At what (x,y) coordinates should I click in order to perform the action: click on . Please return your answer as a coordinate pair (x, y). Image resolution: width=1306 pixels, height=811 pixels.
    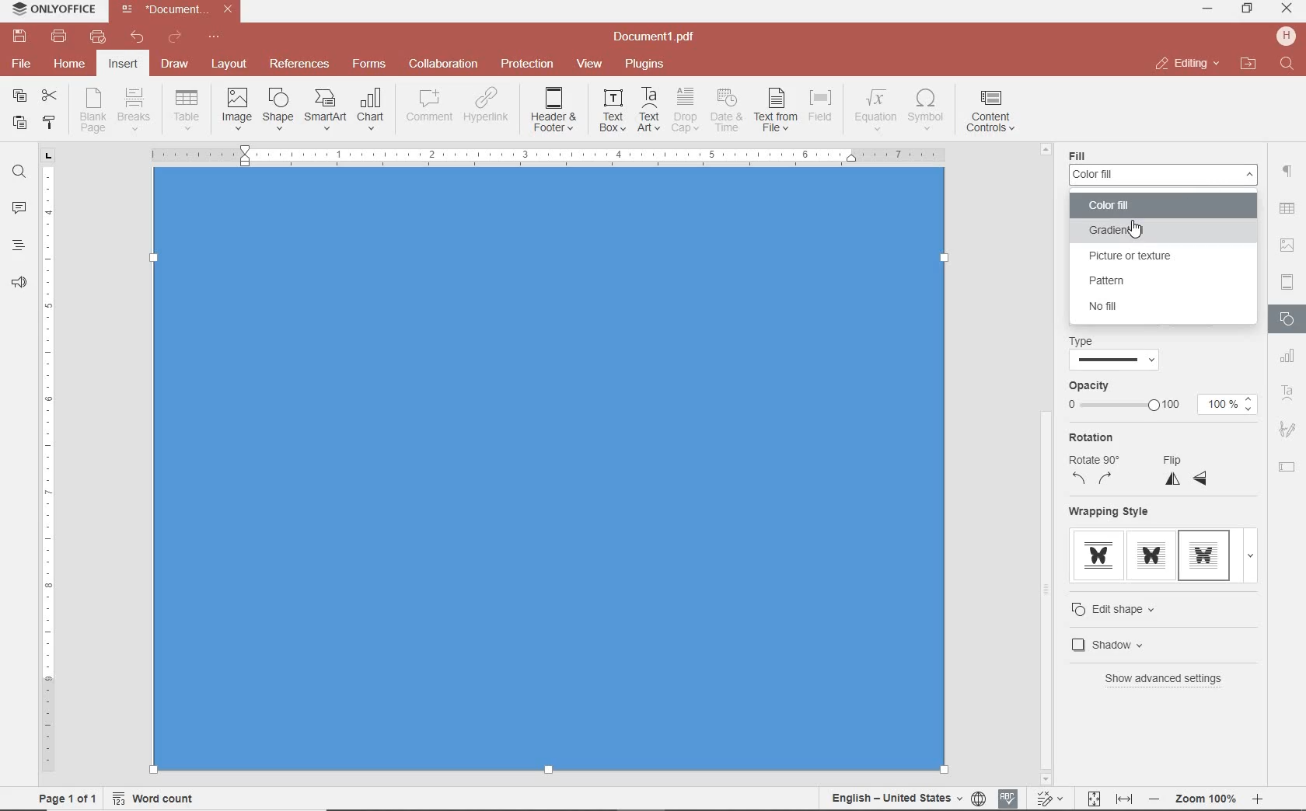
    Looking at the image, I should click on (550, 484).